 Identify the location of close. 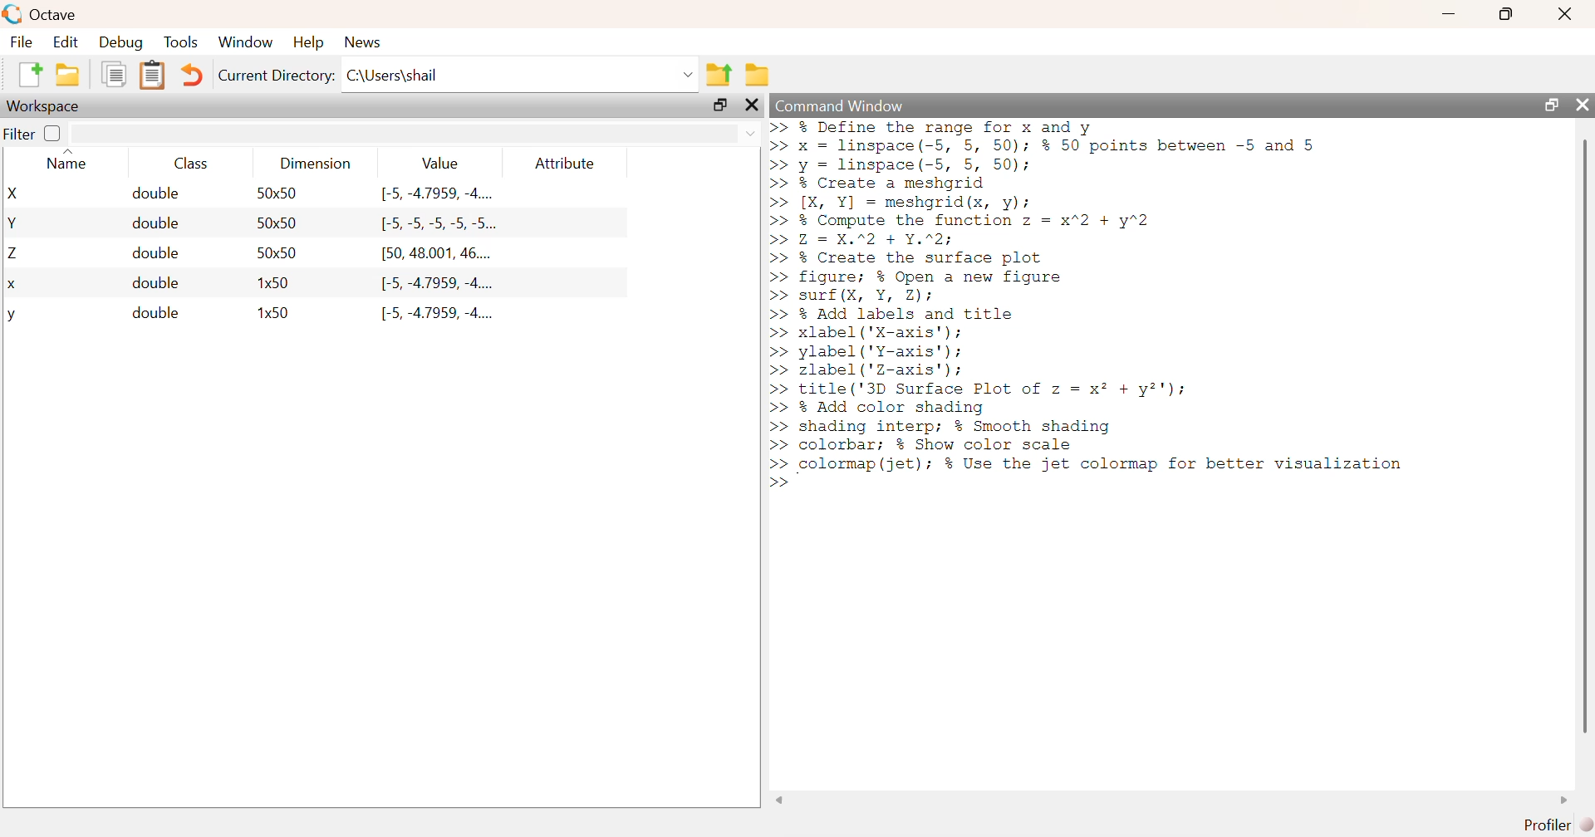
(1568, 13).